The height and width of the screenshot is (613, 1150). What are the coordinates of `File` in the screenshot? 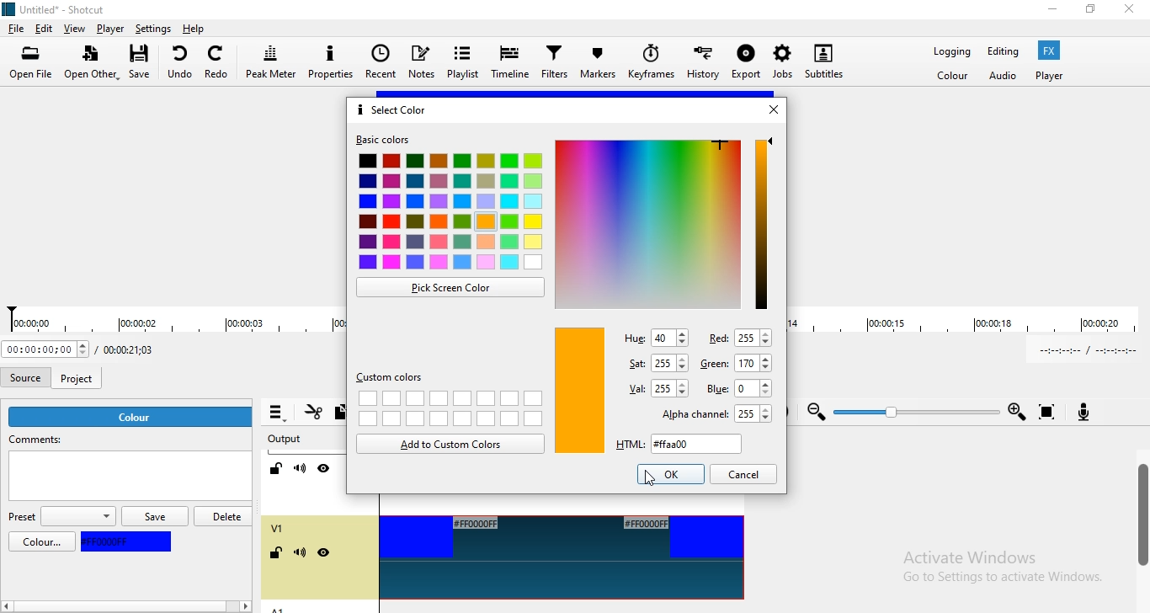 It's located at (15, 29).